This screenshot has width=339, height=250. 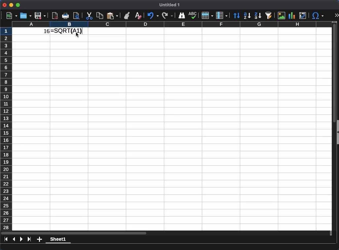 I want to click on rows, so click(x=207, y=16).